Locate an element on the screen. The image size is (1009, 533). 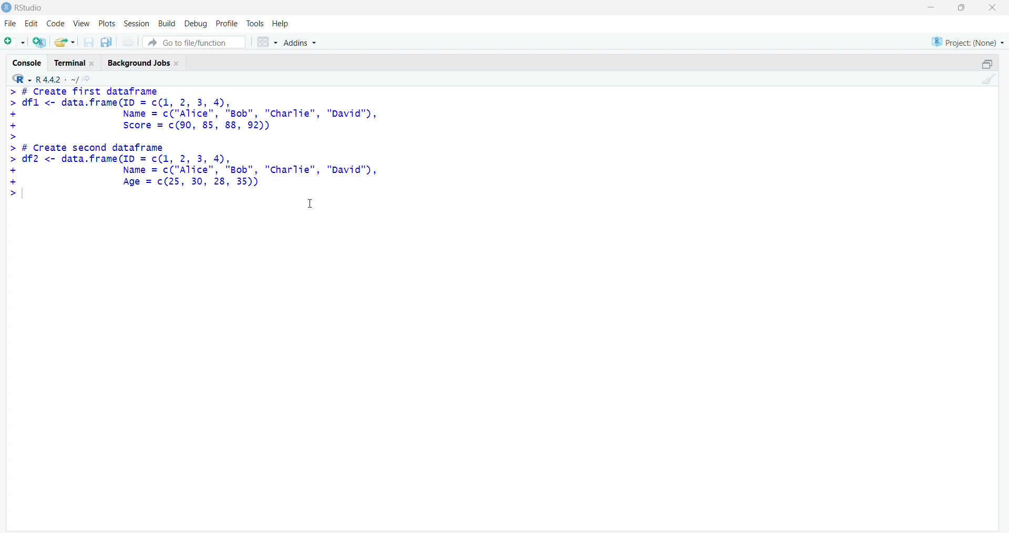
clean is located at coordinates (990, 79).